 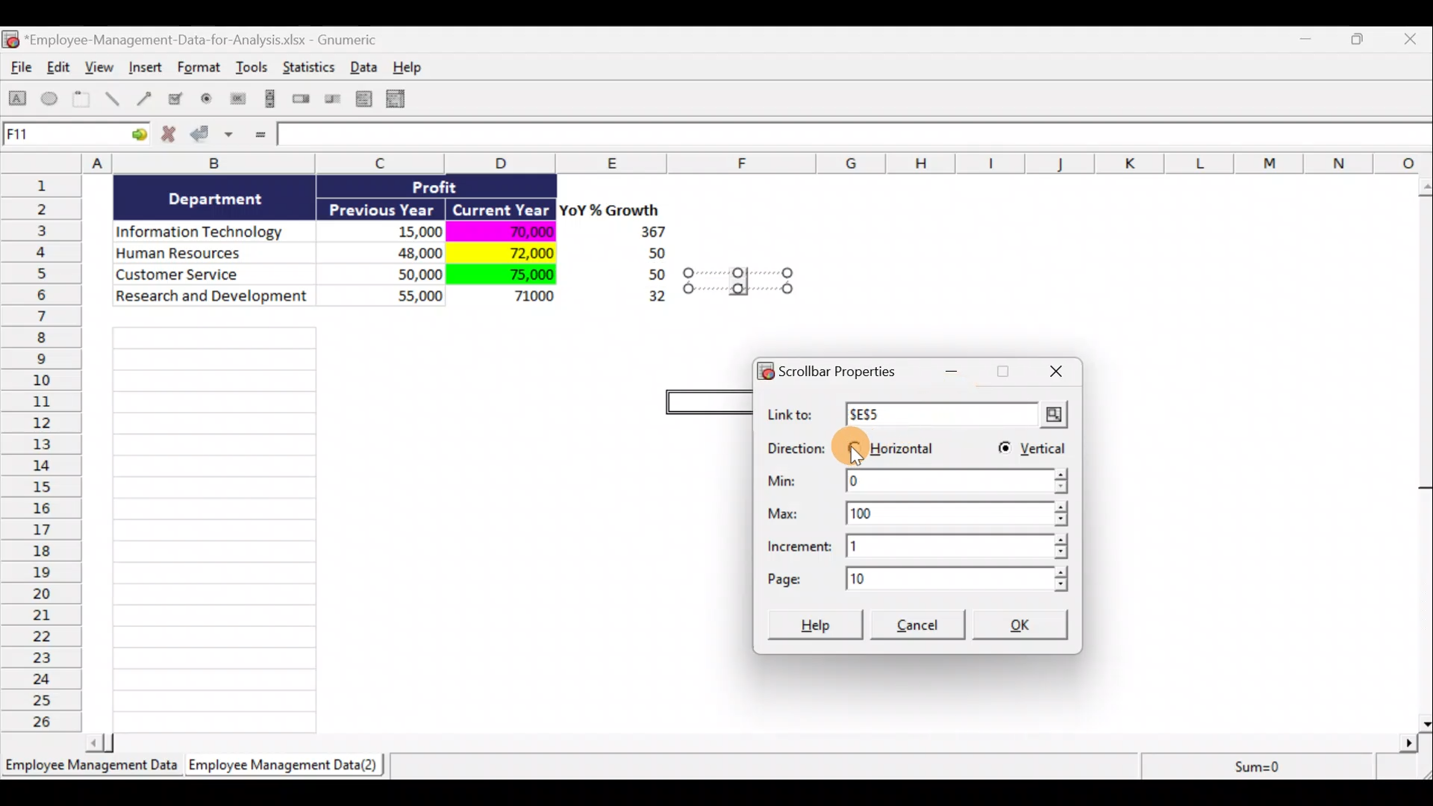 I want to click on Sheet 1, so click(x=93, y=770).